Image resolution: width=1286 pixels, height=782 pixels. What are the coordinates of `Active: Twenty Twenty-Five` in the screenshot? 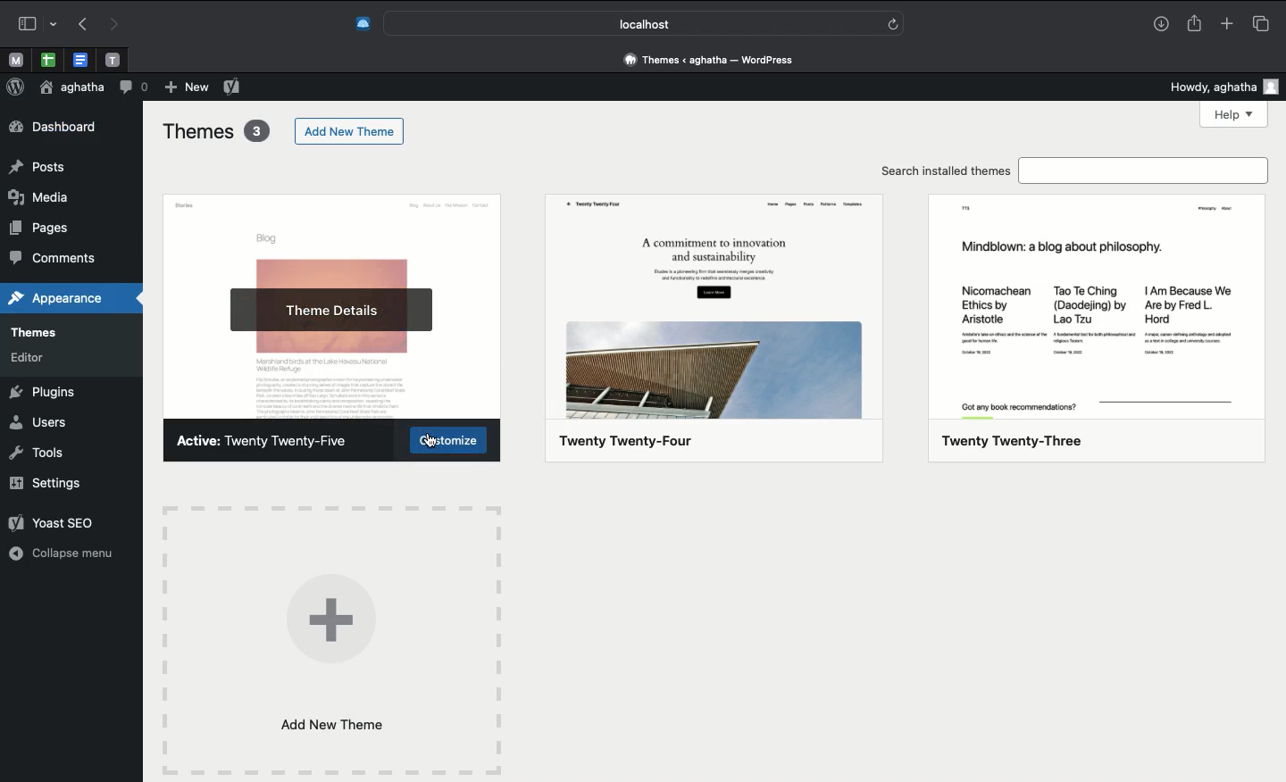 It's located at (264, 441).